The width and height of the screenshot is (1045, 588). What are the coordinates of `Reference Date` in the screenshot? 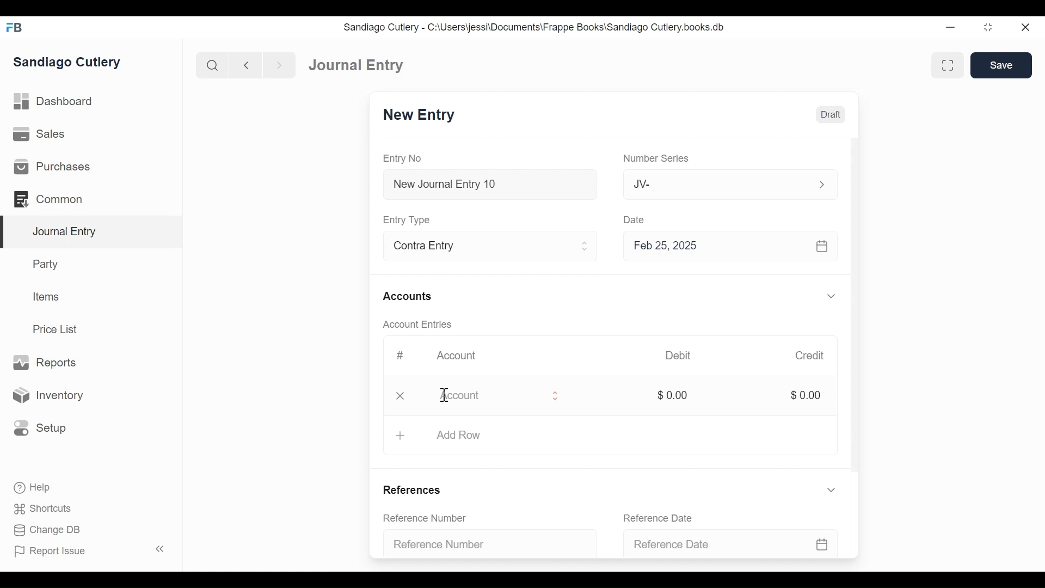 It's located at (729, 540).